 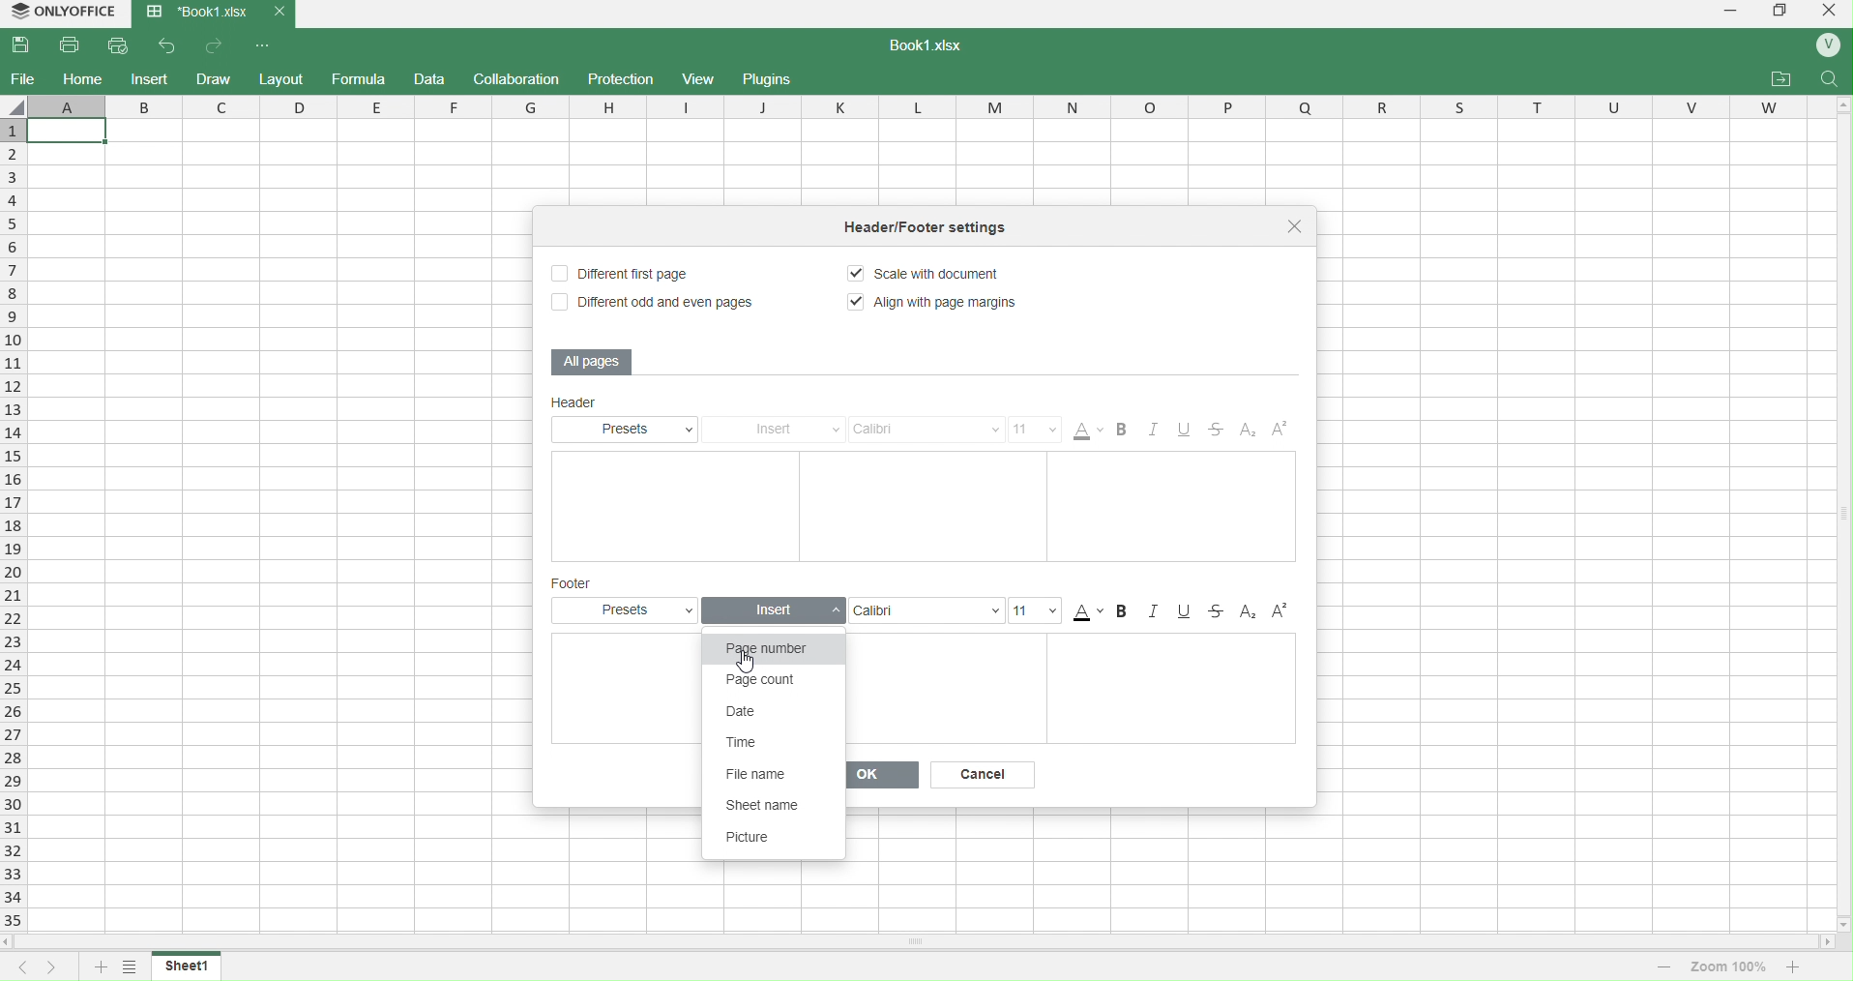 What do you see at coordinates (1831, 78) in the screenshot?
I see `search` at bounding box center [1831, 78].